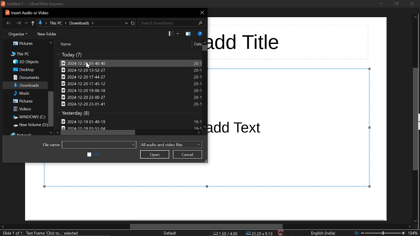  Describe the element at coordinates (416, 220) in the screenshot. I see `move down` at that location.